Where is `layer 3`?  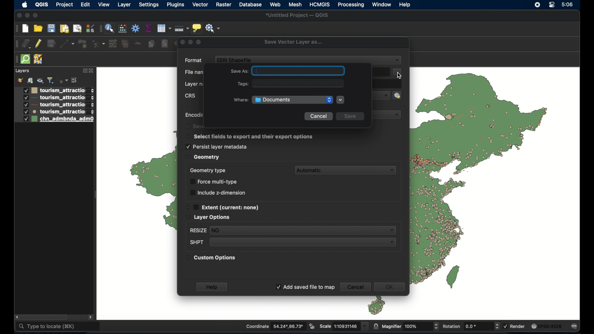 layer 3 is located at coordinates (54, 105).